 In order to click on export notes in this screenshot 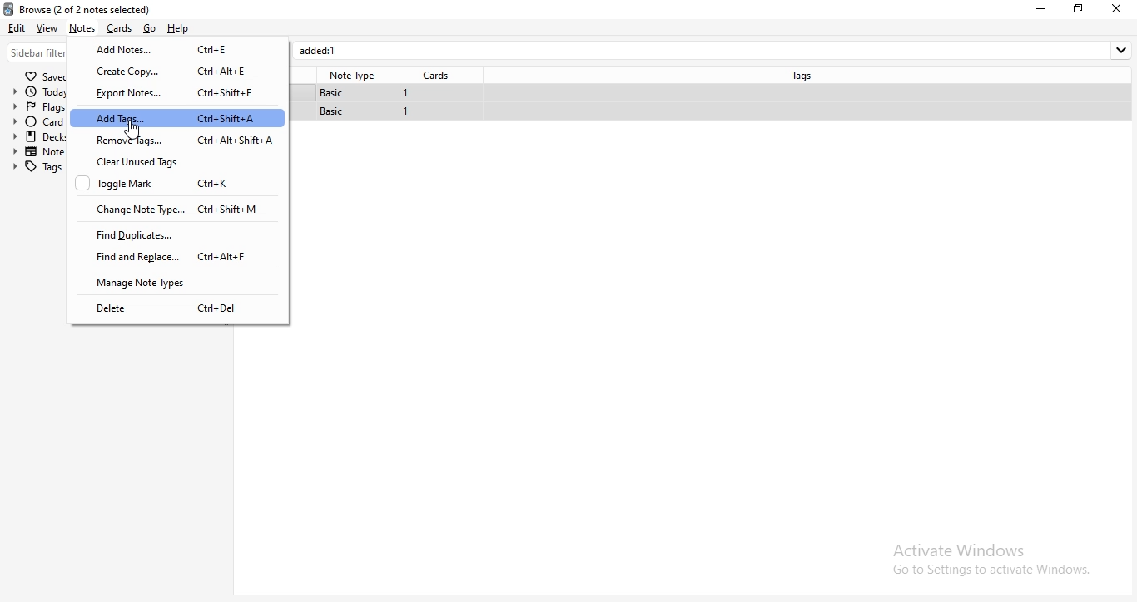, I will do `click(180, 91)`.